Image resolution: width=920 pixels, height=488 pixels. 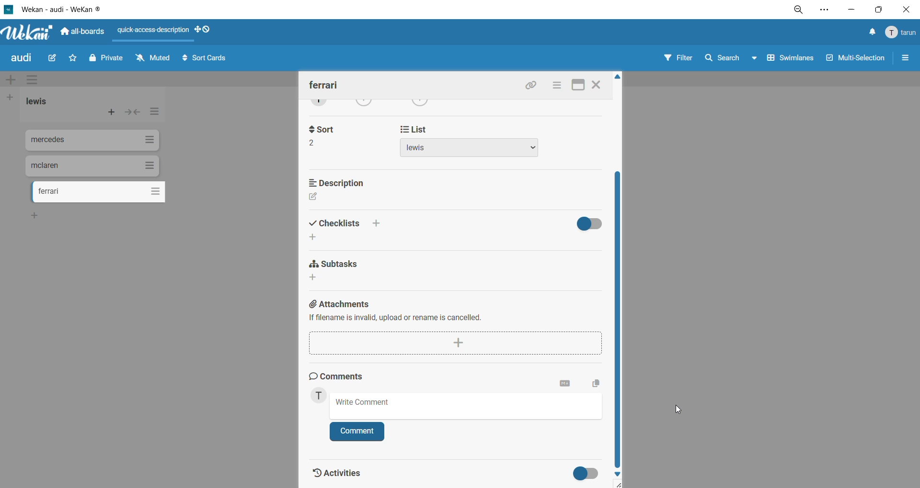 What do you see at coordinates (99, 193) in the screenshot?
I see `cards` at bounding box center [99, 193].